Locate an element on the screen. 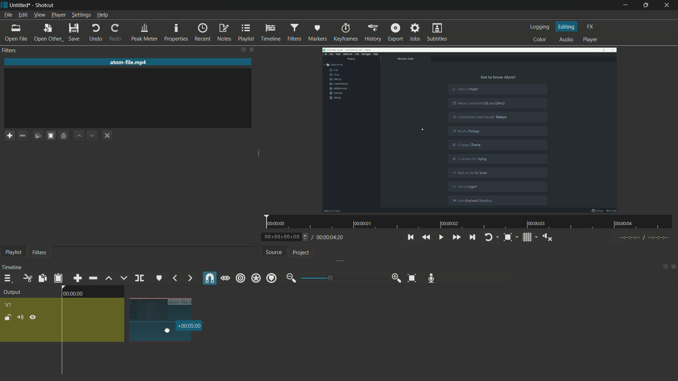  File Name is located at coordinates (182, 301).